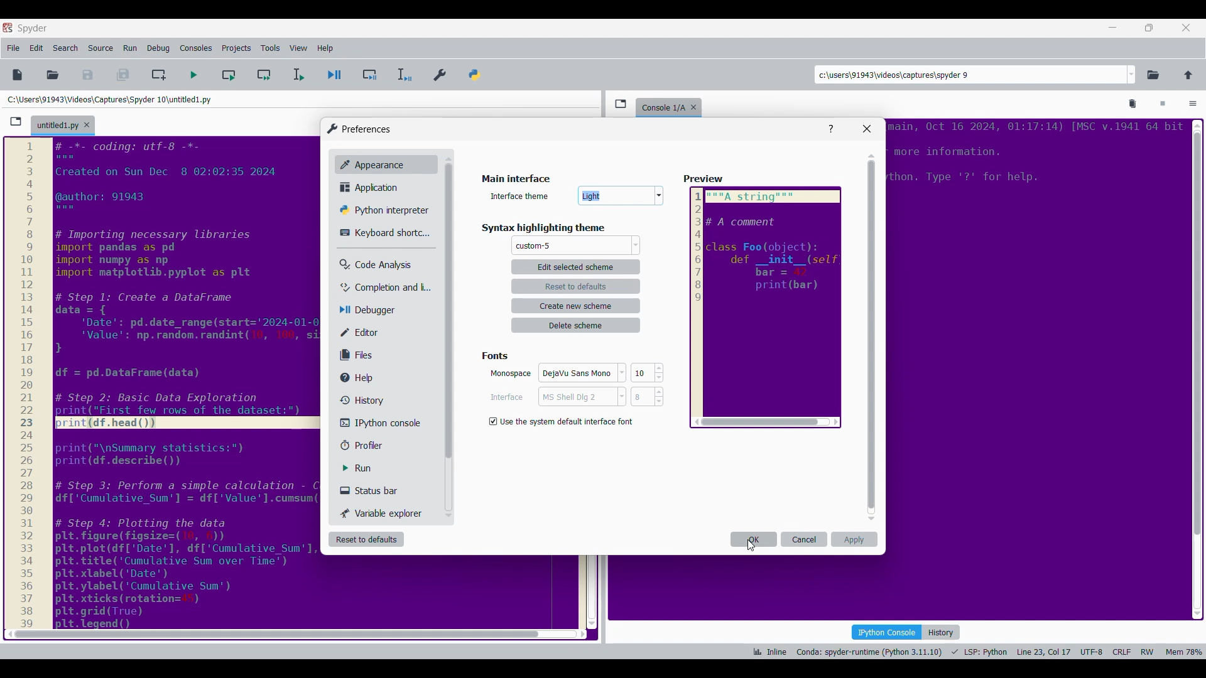 Image resolution: width=1206 pixels, height=678 pixels. Describe the element at coordinates (498, 354) in the screenshot. I see `fonts` at that location.